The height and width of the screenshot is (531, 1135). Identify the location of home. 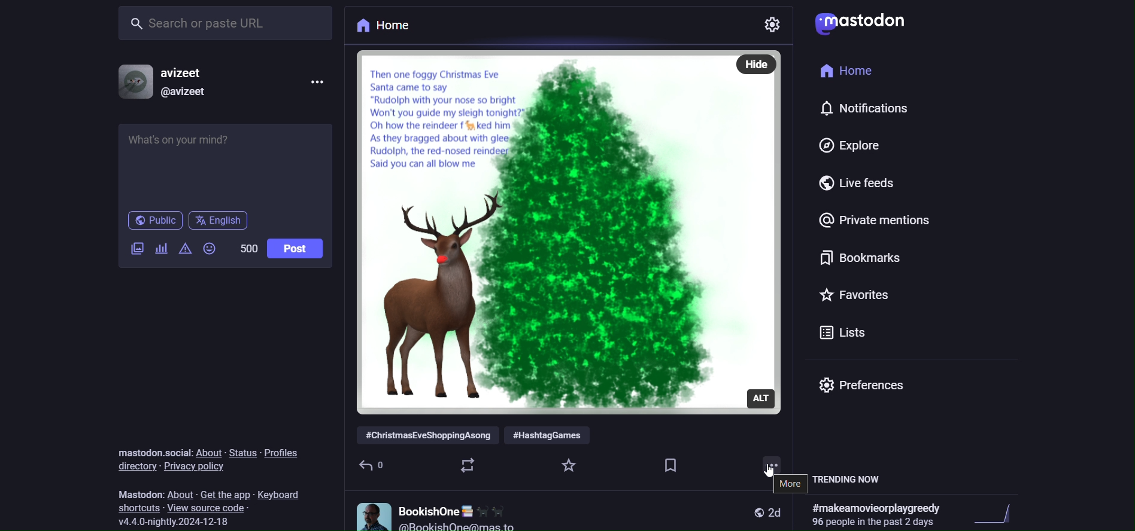
(383, 28).